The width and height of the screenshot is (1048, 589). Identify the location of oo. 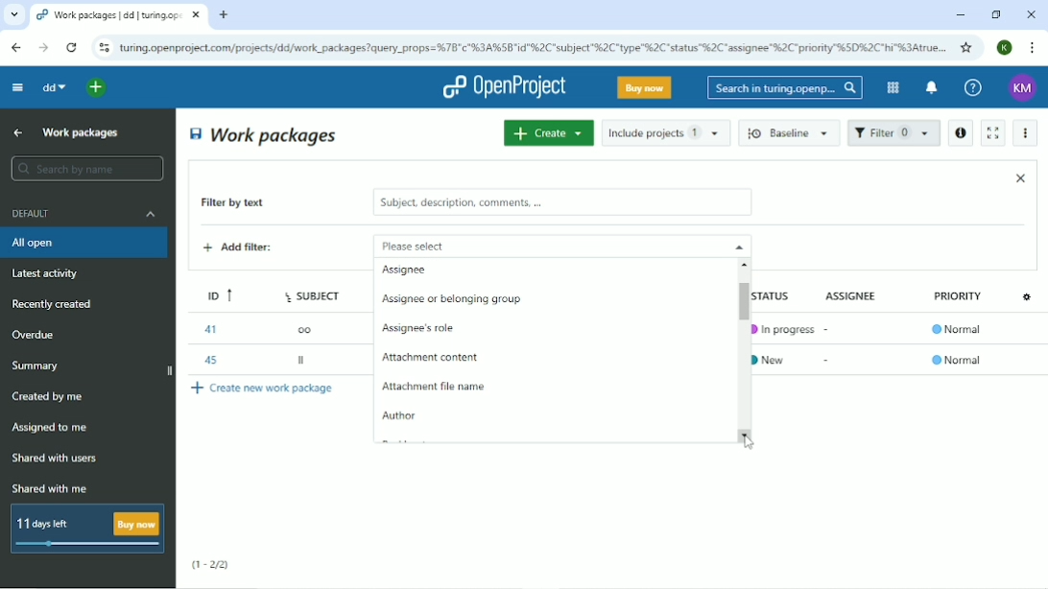
(310, 328).